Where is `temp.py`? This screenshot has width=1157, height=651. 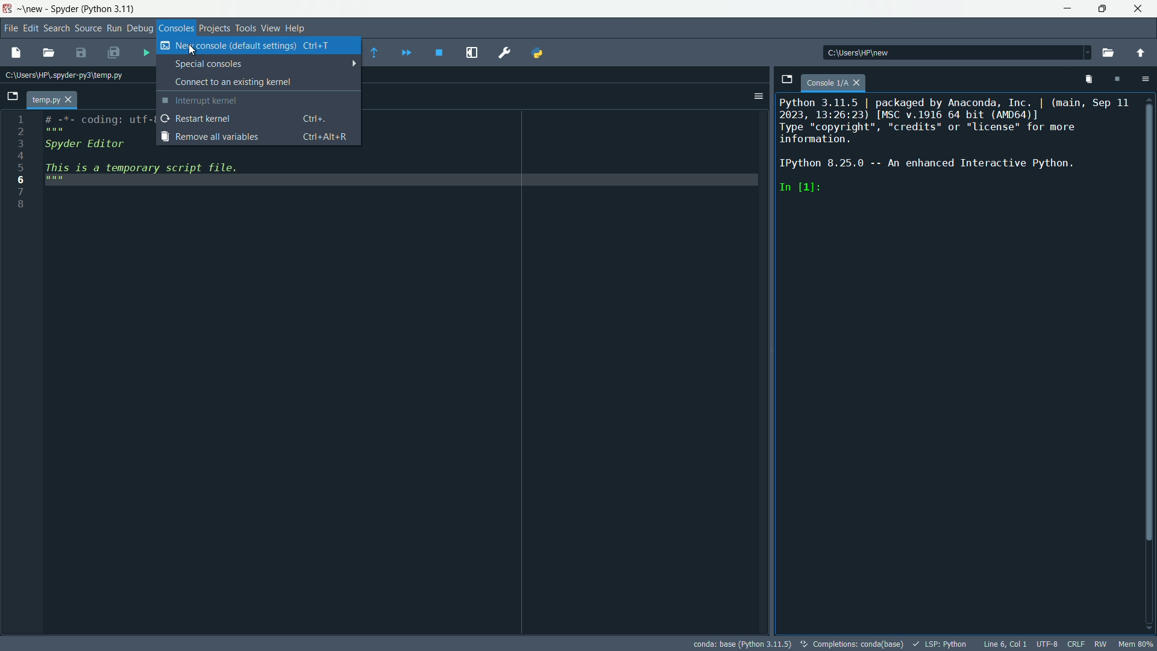 temp.py is located at coordinates (43, 101).